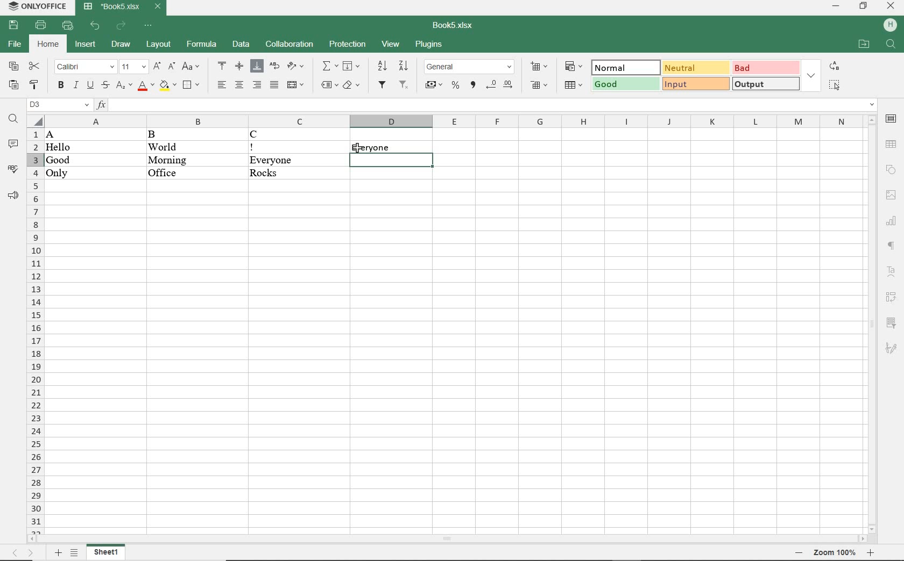 The width and height of the screenshot is (904, 561). What do you see at coordinates (36, 66) in the screenshot?
I see `cut` at bounding box center [36, 66].